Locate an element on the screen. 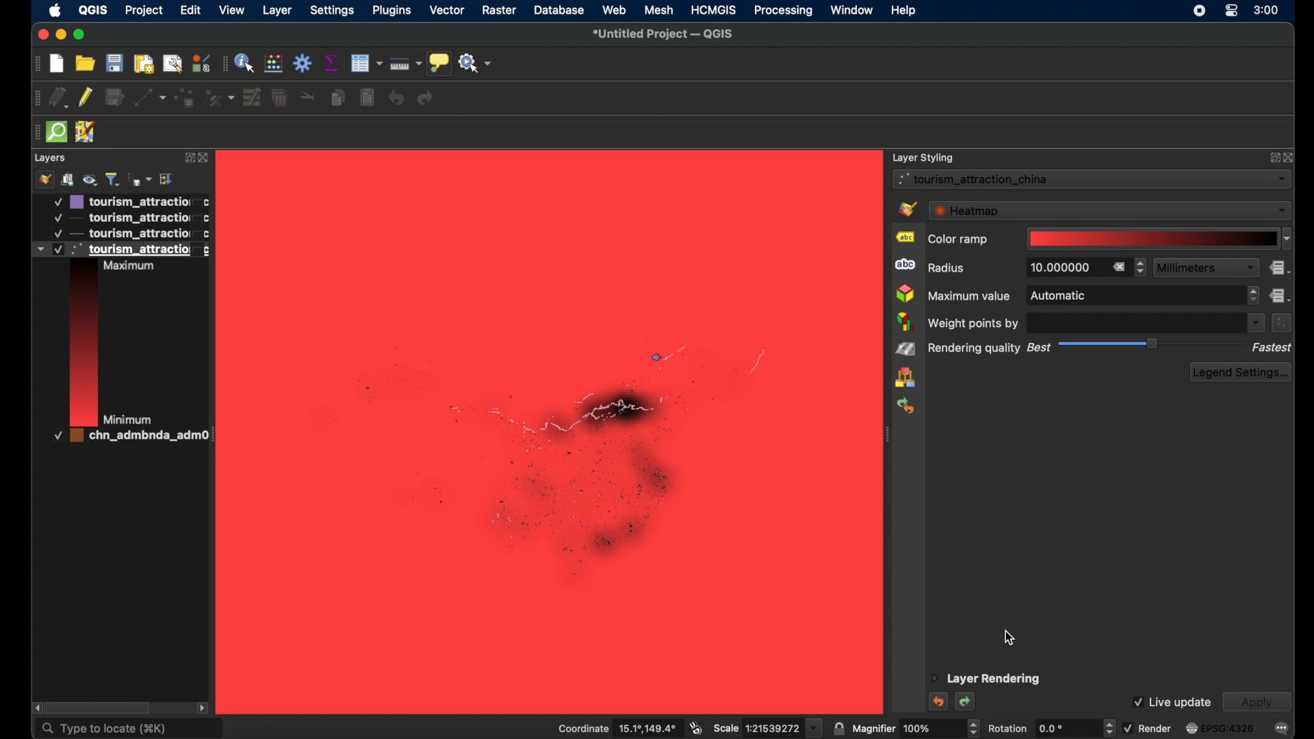 The image size is (1314, 739). styling manager is located at coordinates (199, 64).